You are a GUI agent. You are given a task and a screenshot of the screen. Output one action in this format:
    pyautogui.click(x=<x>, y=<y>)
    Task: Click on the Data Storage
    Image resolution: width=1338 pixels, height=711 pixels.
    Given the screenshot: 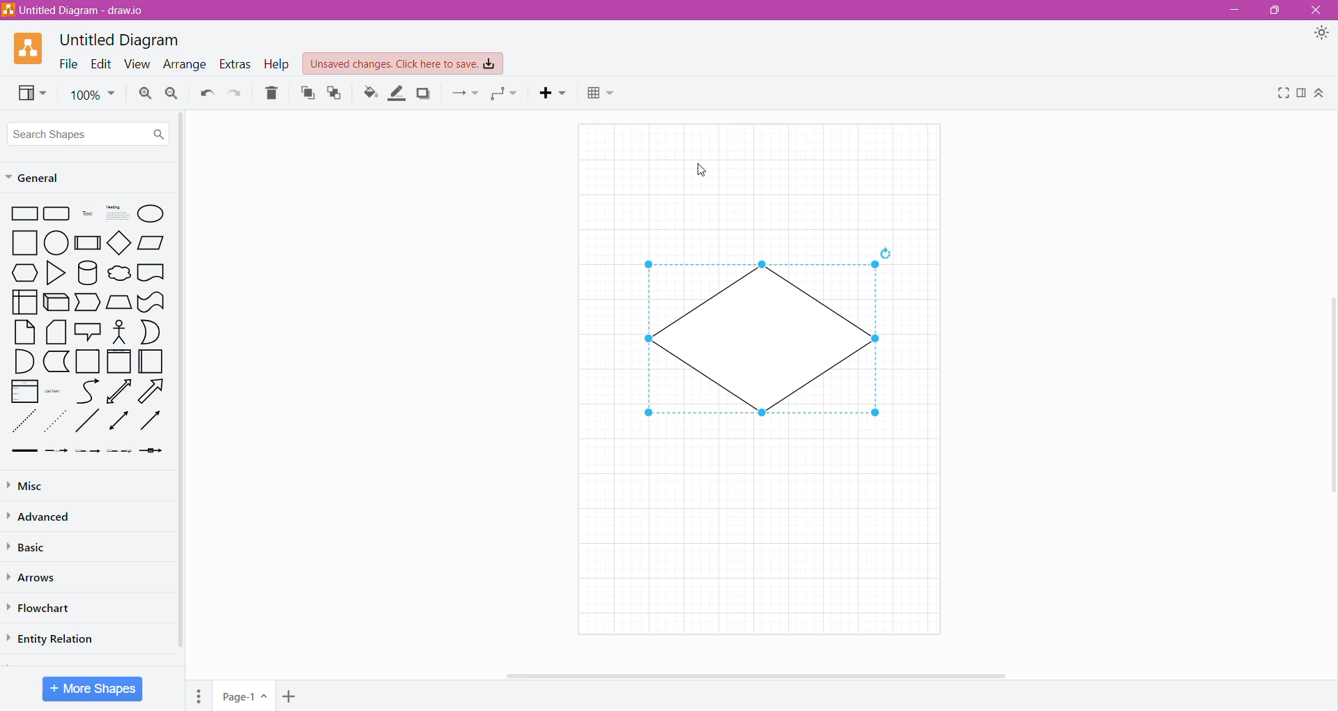 What is the action you would take?
    pyautogui.click(x=58, y=361)
    